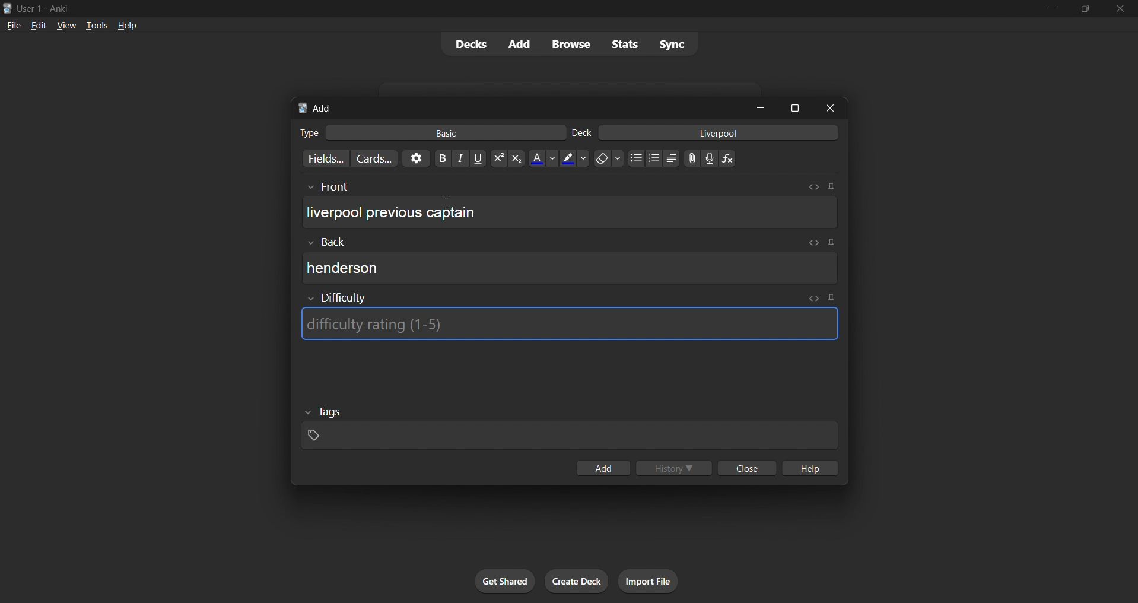 The width and height of the screenshot is (1138, 603). I want to click on hlep, so click(812, 469).